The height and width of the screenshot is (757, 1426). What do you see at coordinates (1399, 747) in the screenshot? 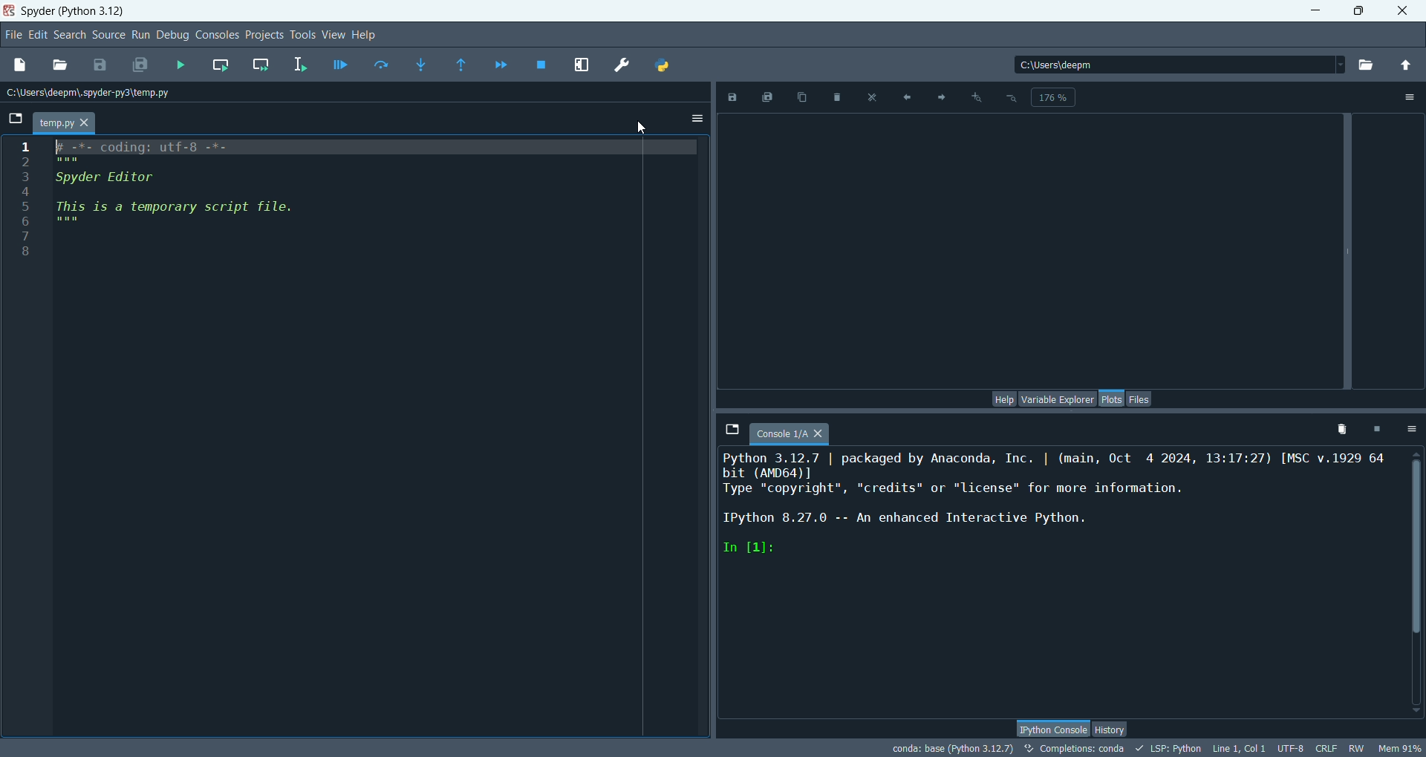
I see `Mem` at bounding box center [1399, 747].